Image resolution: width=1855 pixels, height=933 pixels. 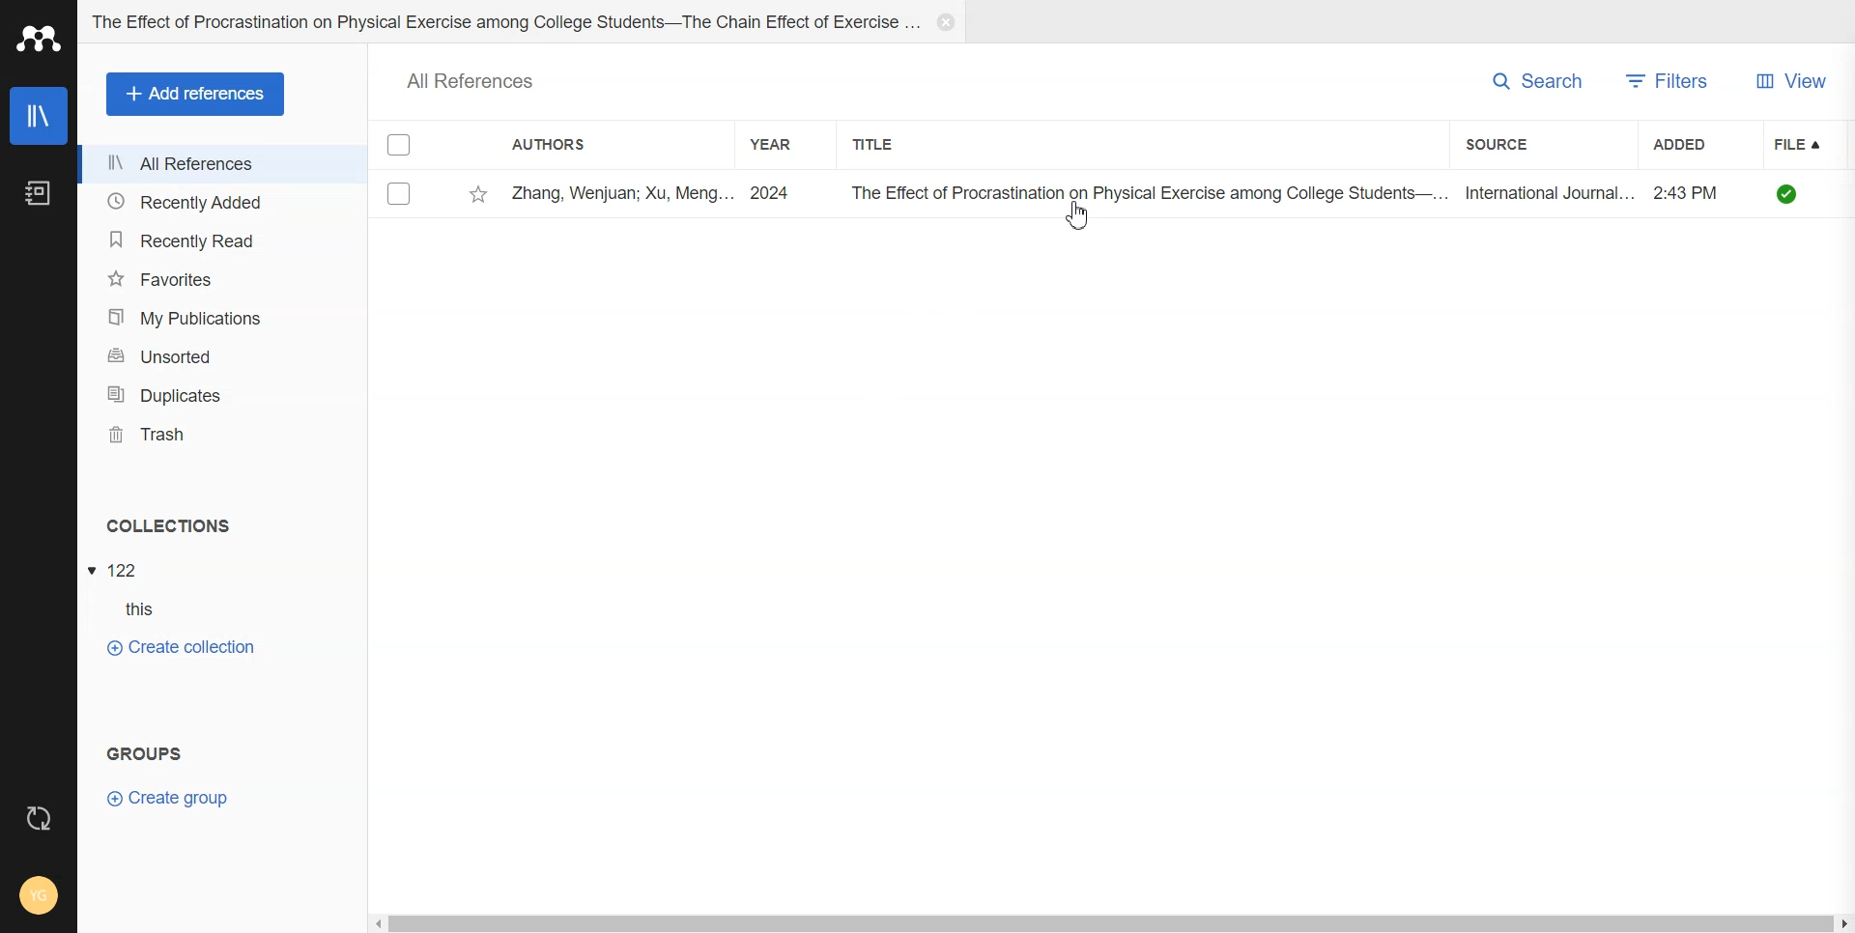 What do you see at coordinates (219, 203) in the screenshot?
I see `Recently Added` at bounding box center [219, 203].